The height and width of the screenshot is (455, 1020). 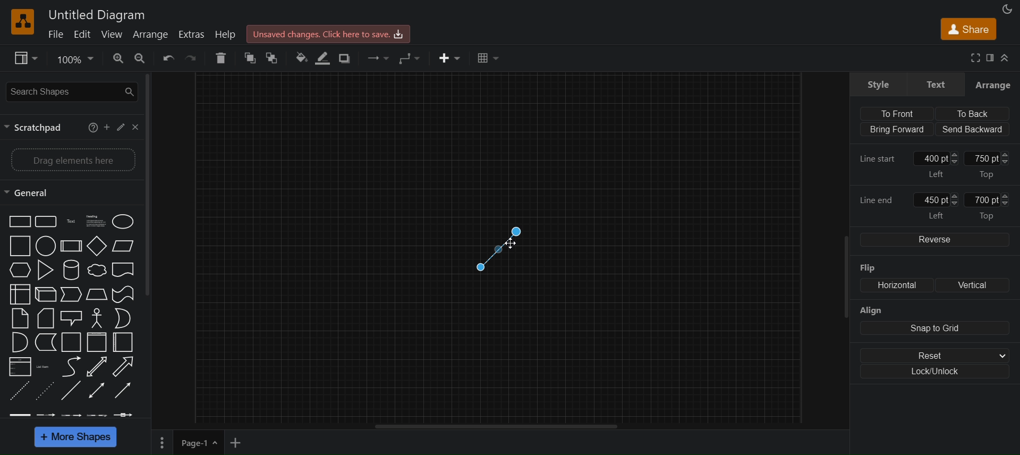 What do you see at coordinates (19, 342) in the screenshot?
I see `And` at bounding box center [19, 342].